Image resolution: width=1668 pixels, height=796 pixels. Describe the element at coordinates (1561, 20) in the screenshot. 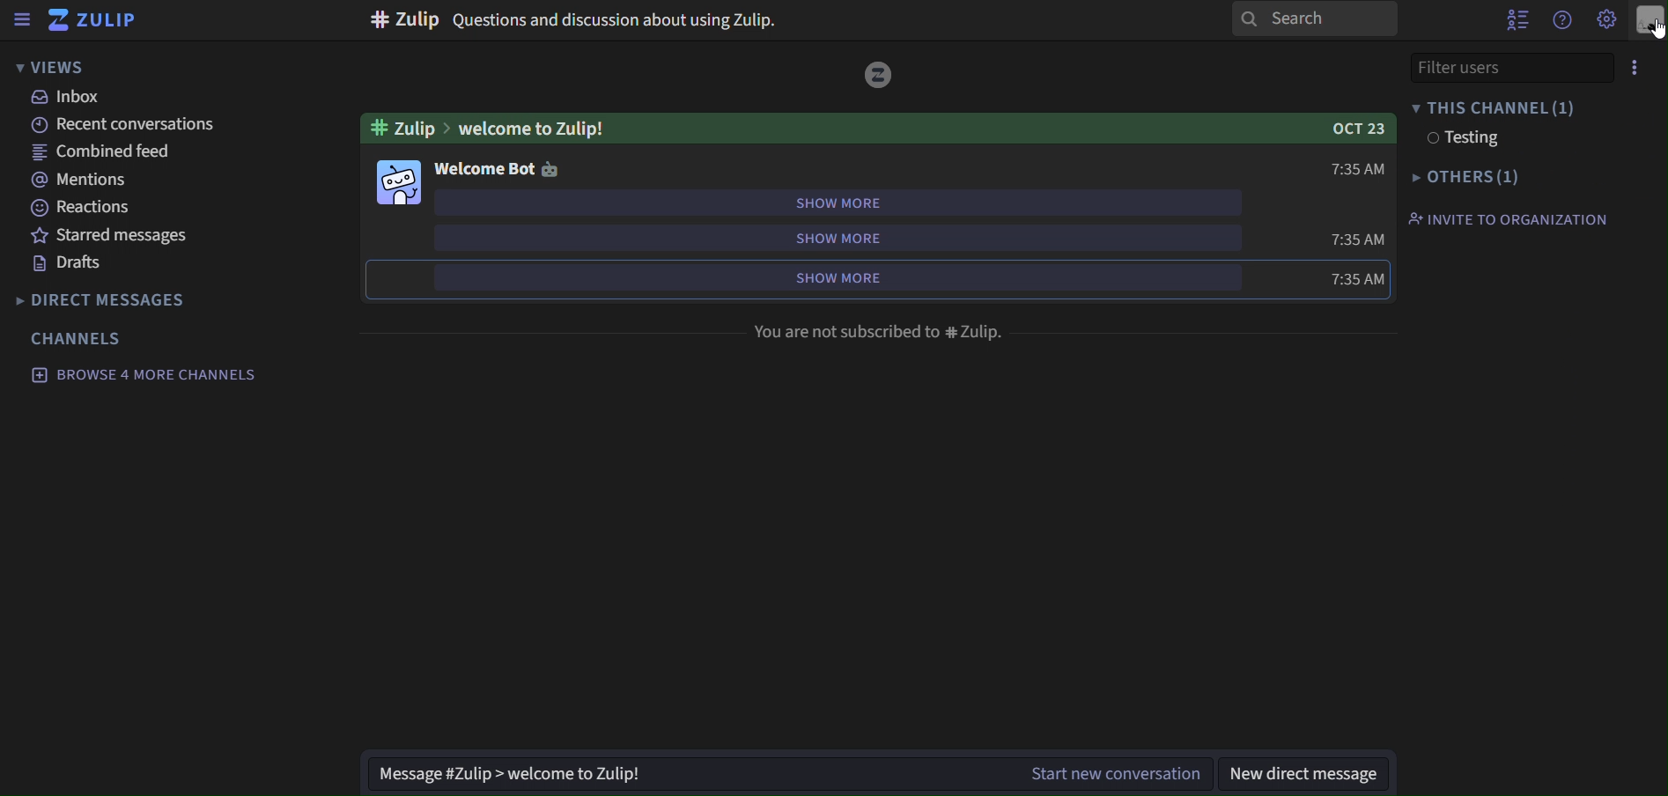

I see `get help` at that location.